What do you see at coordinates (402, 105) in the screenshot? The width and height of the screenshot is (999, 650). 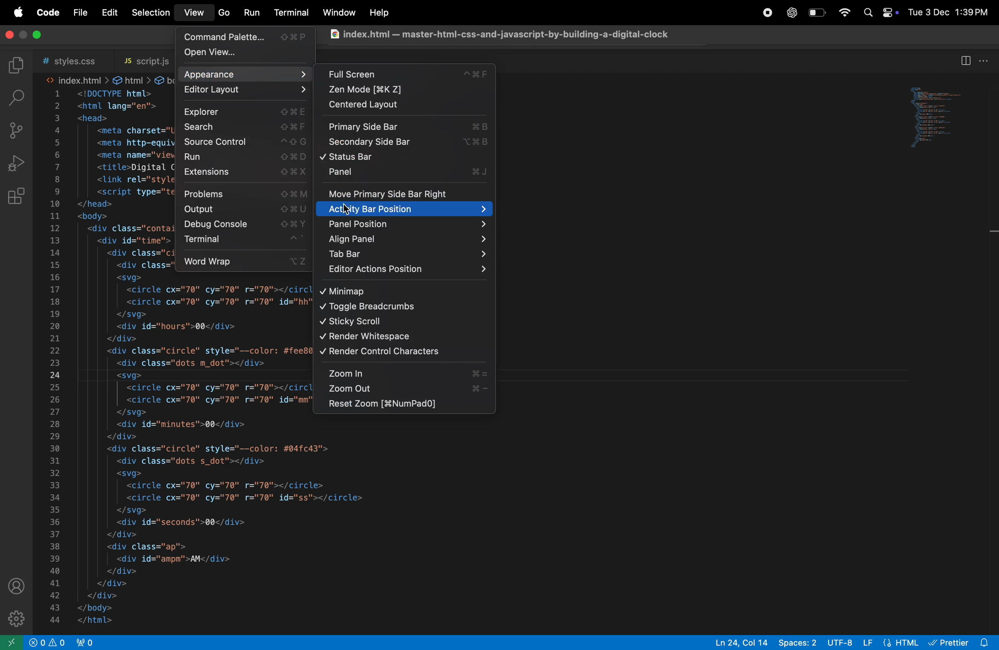 I see `centered layout` at bounding box center [402, 105].